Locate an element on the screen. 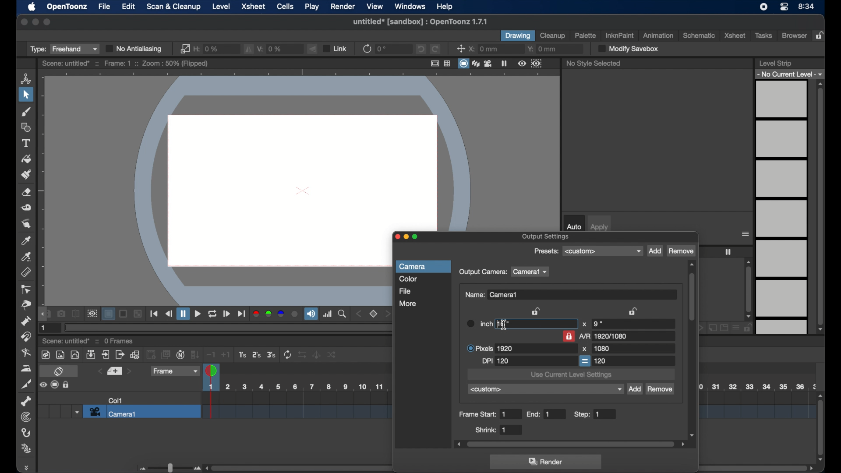 This screenshot has height=473, width=841.  is located at coordinates (55, 385).